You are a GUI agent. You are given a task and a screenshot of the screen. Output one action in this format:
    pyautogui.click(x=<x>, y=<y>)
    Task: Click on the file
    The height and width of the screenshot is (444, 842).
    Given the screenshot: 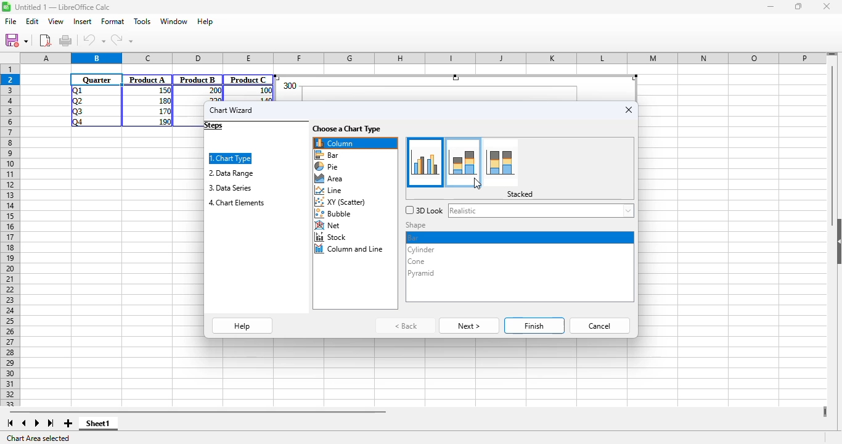 What is the action you would take?
    pyautogui.click(x=11, y=22)
    